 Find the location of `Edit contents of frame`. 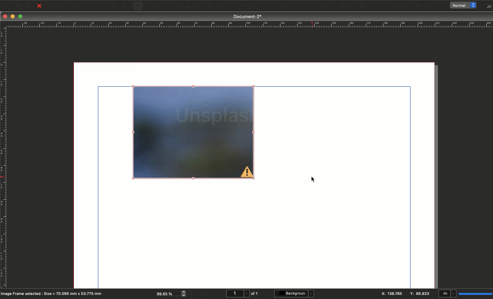

Edit contents of frame is located at coordinates (285, 6).